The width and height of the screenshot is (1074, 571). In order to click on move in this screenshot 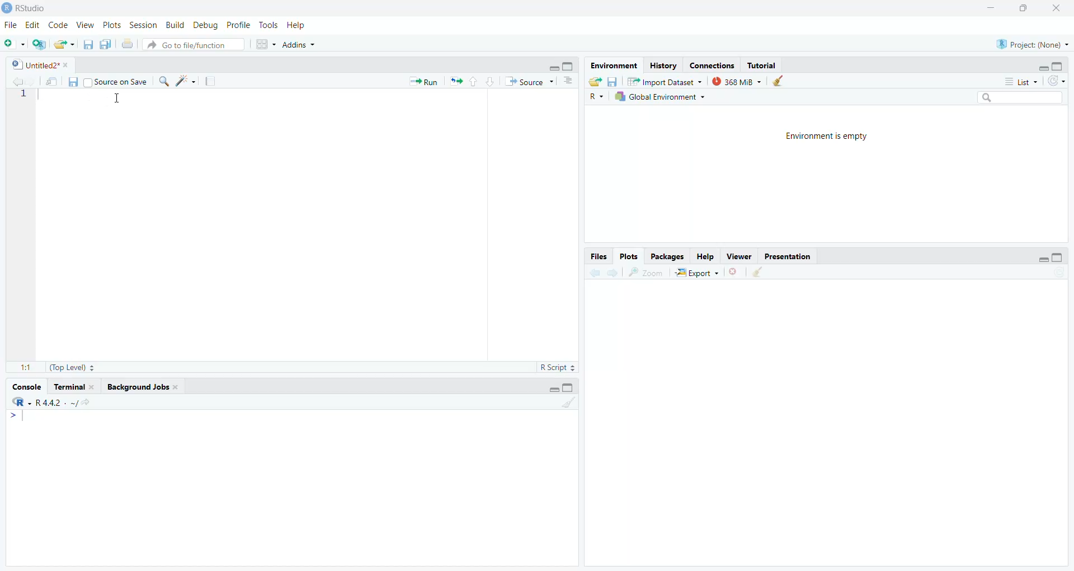, I will do `click(53, 83)`.